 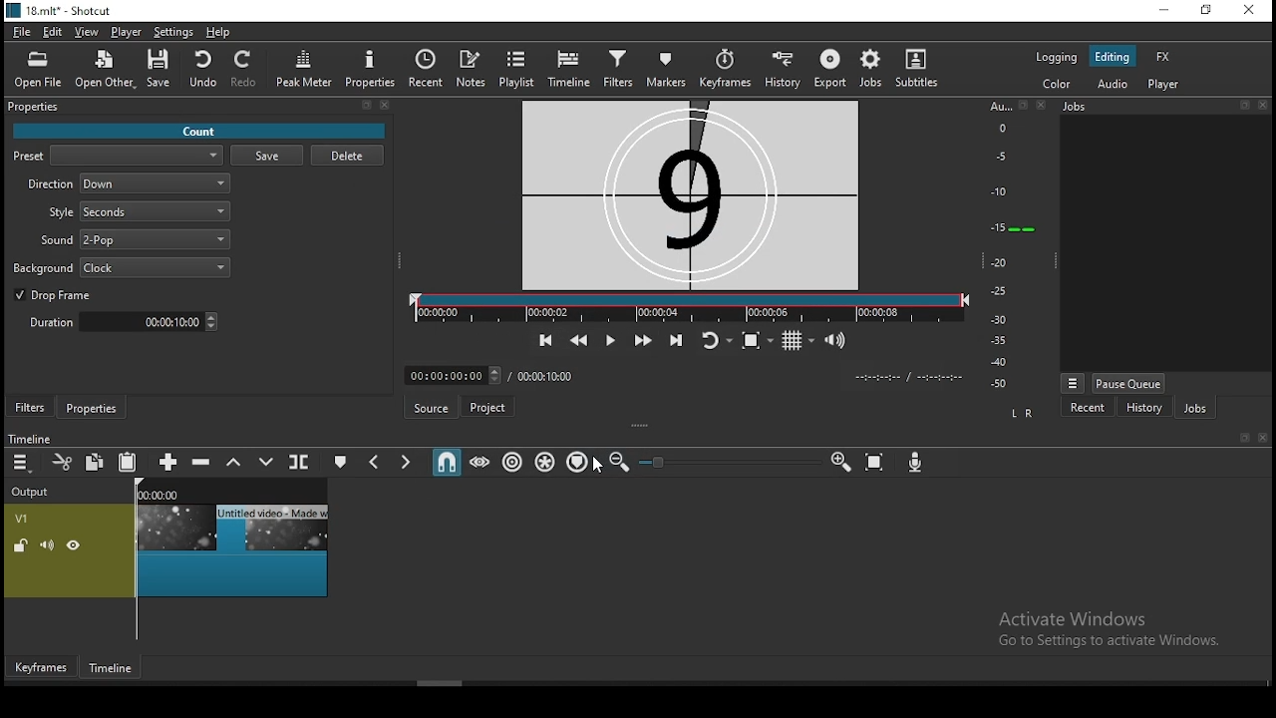 What do you see at coordinates (579, 340) in the screenshot?
I see `play quickly backward` at bounding box center [579, 340].